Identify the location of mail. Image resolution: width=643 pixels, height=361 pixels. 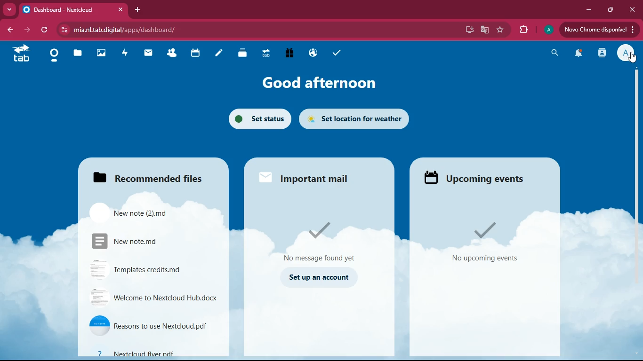
(146, 54).